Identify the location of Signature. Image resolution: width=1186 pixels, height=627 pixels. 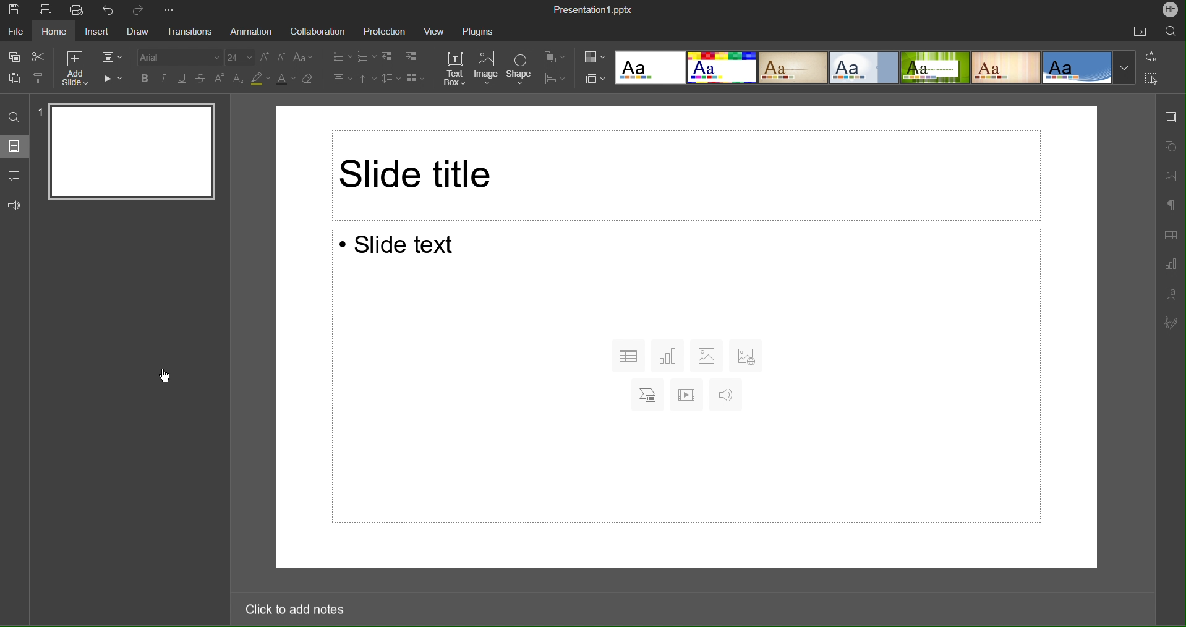
(1174, 322).